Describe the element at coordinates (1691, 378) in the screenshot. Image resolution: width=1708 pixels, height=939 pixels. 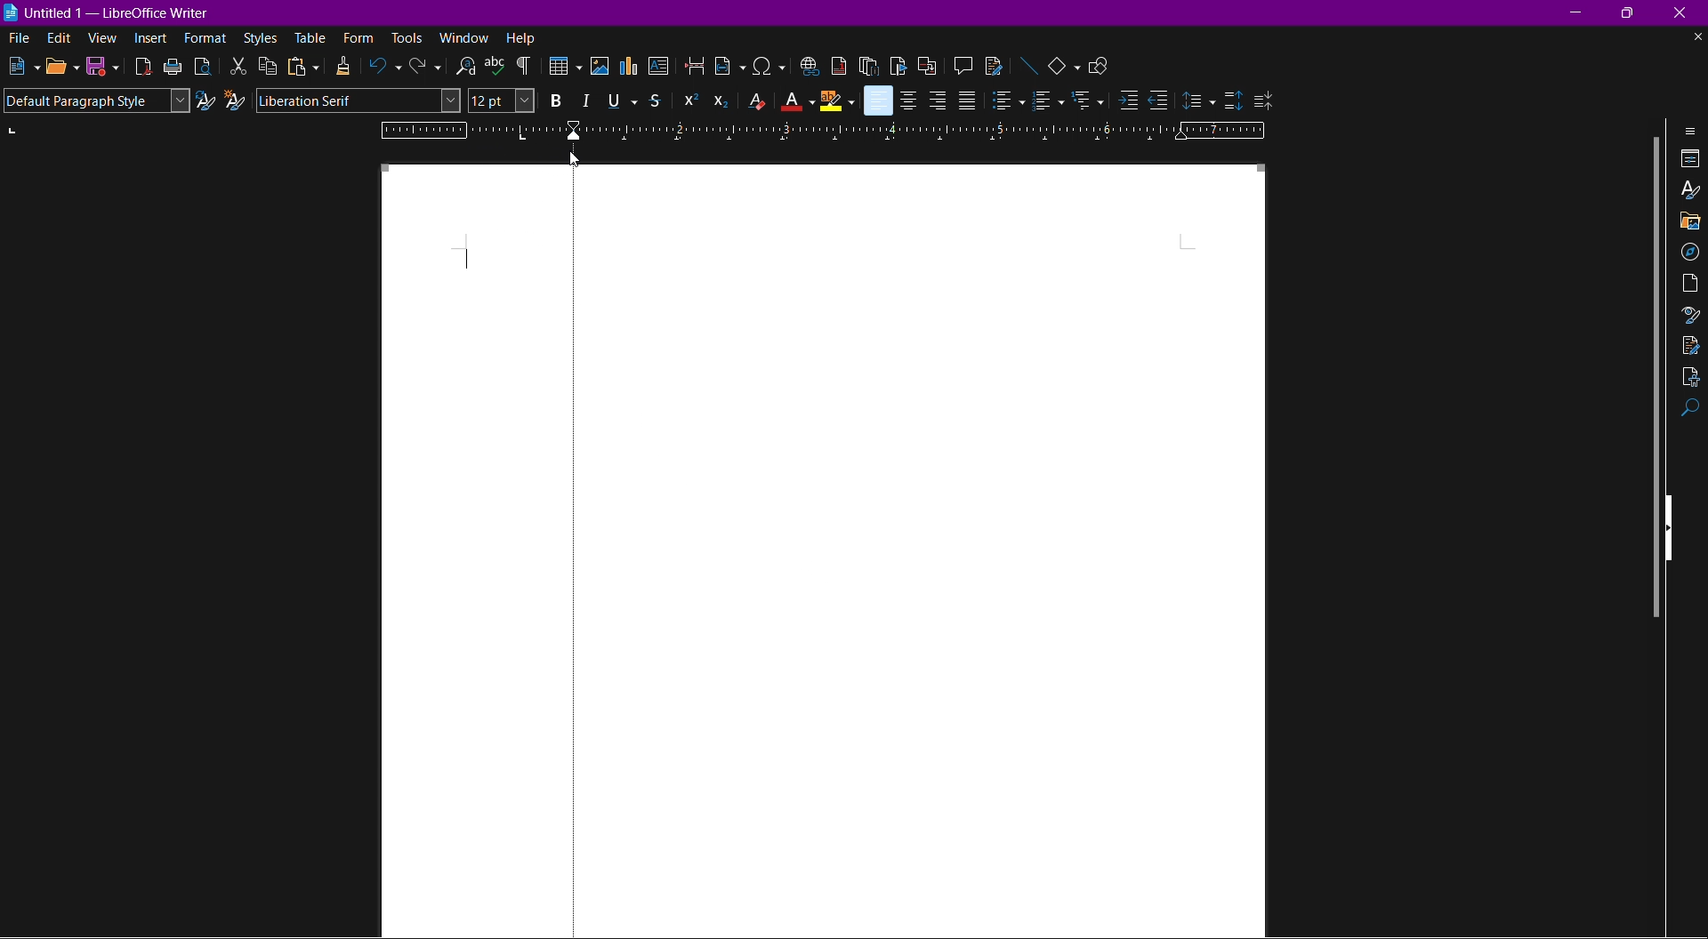
I see `Accessibility Check` at that location.